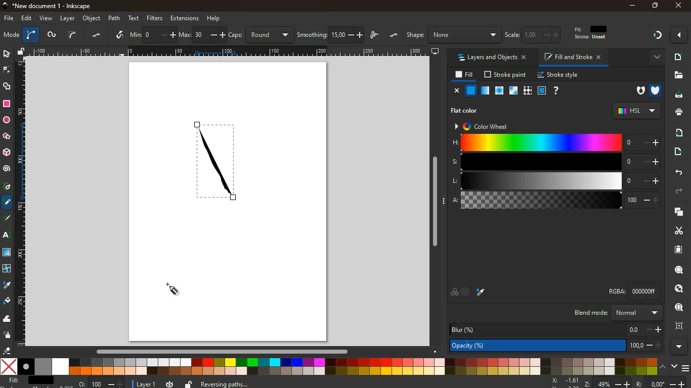 This screenshot has height=388, width=691. I want to click on opacity, so click(556, 346).